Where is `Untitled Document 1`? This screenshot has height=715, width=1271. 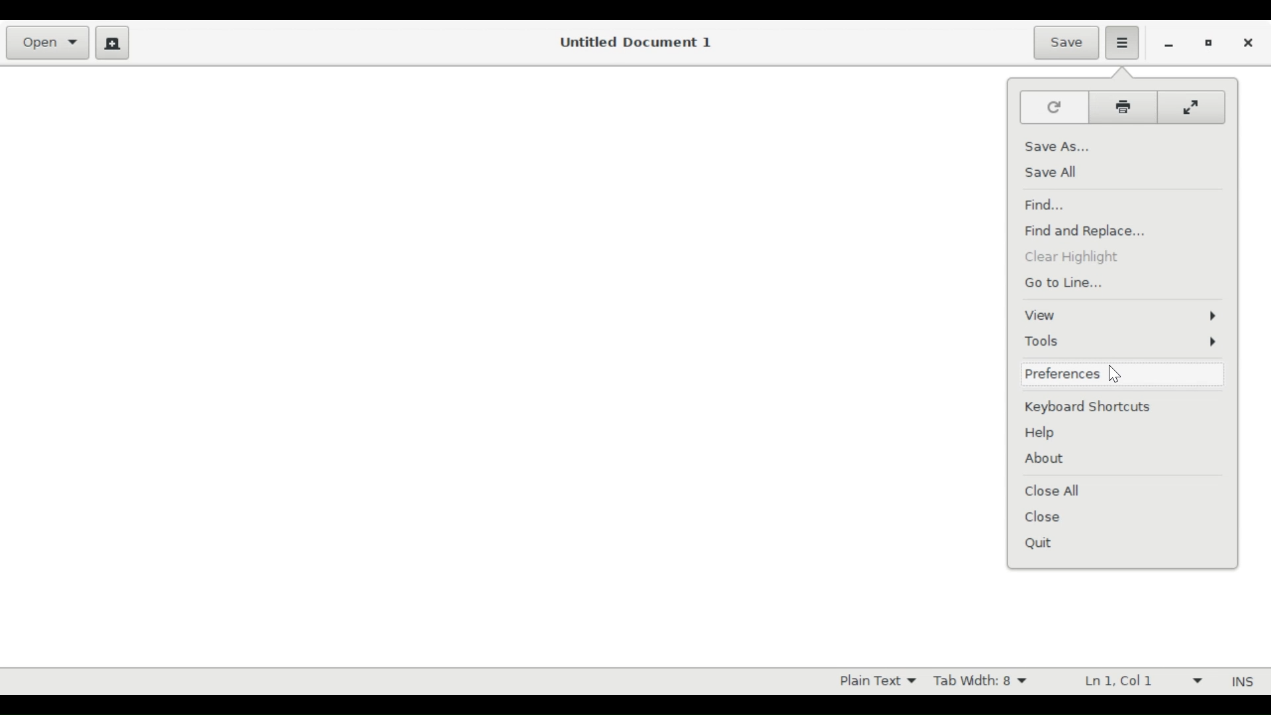 Untitled Document 1 is located at coordinates (635, 42).